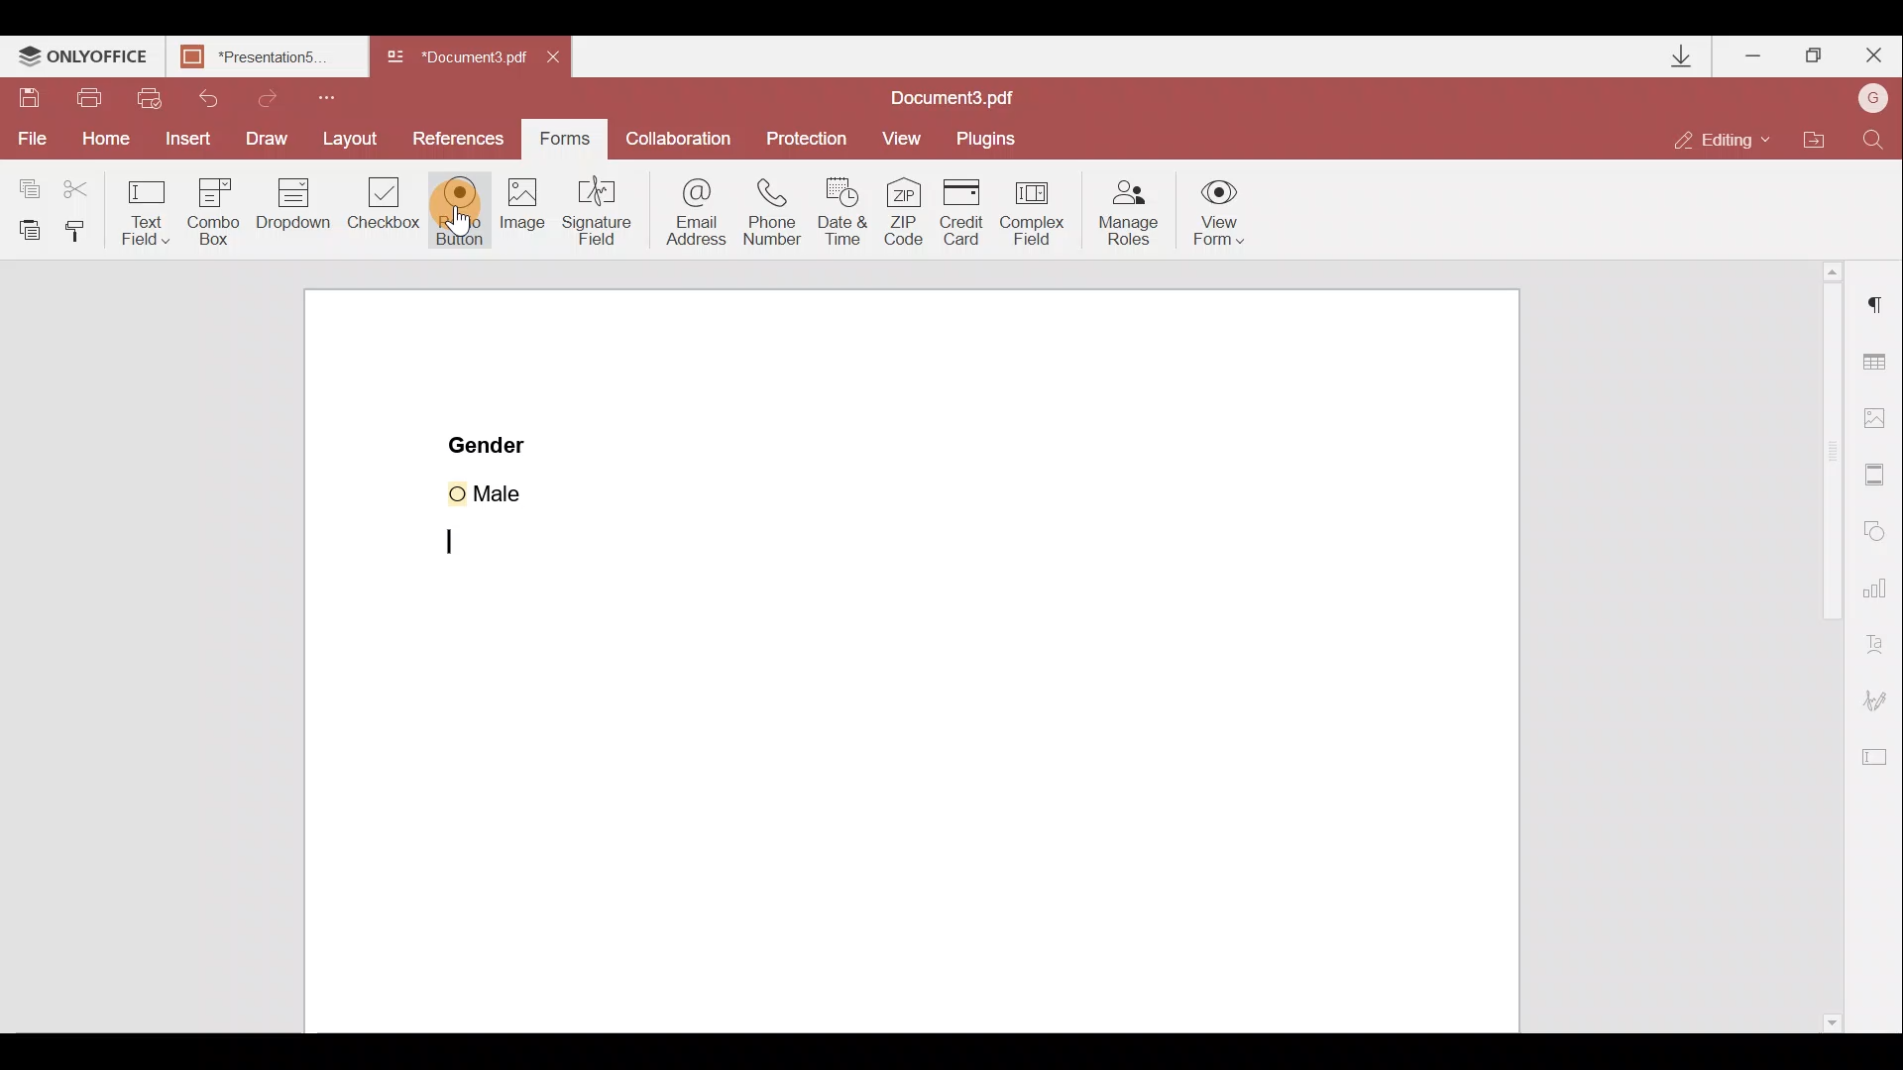  What do you see at coordinates (603, 220) in the screenshot?
I see `Signature field` at bounding box center [603, 220].